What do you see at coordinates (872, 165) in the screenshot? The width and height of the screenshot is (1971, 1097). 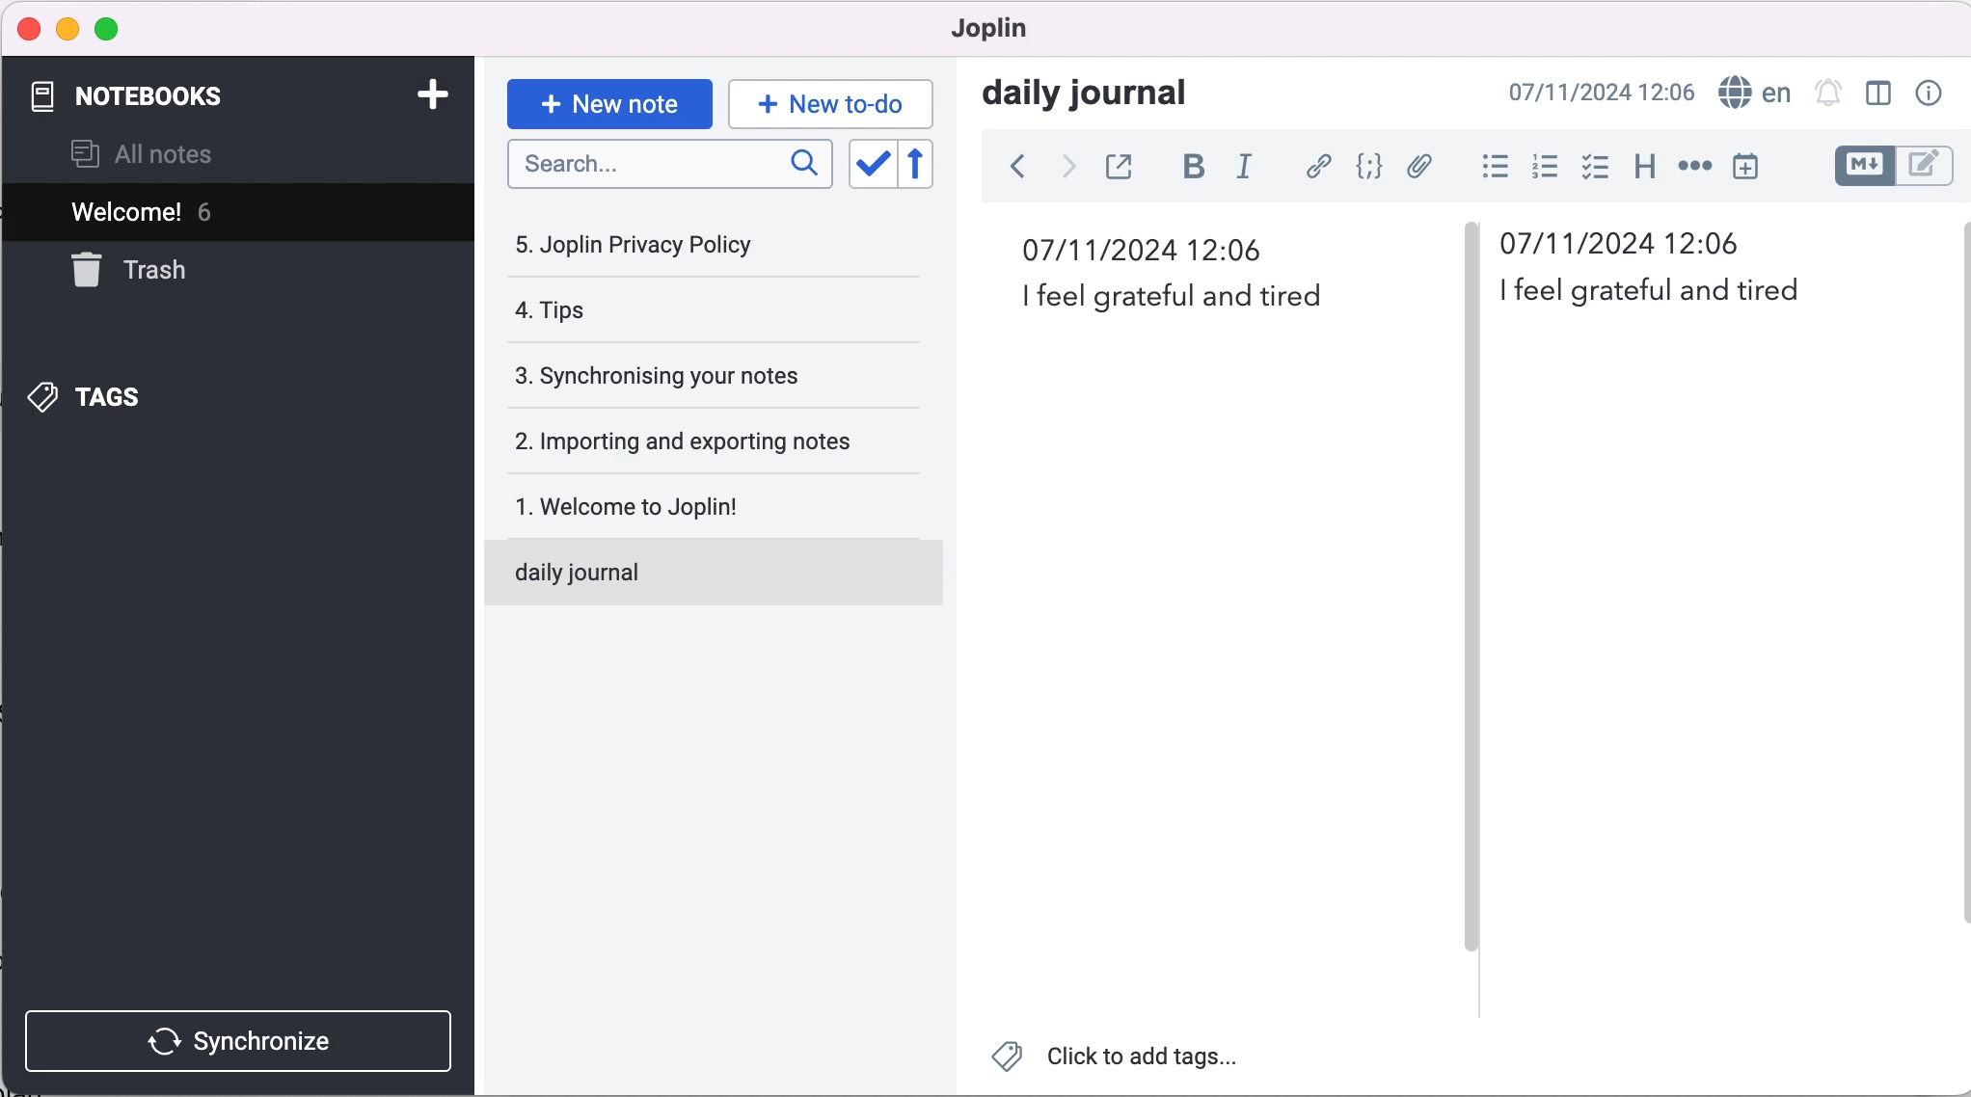 I see `toggle sort order` at bounding box center [872, 165].